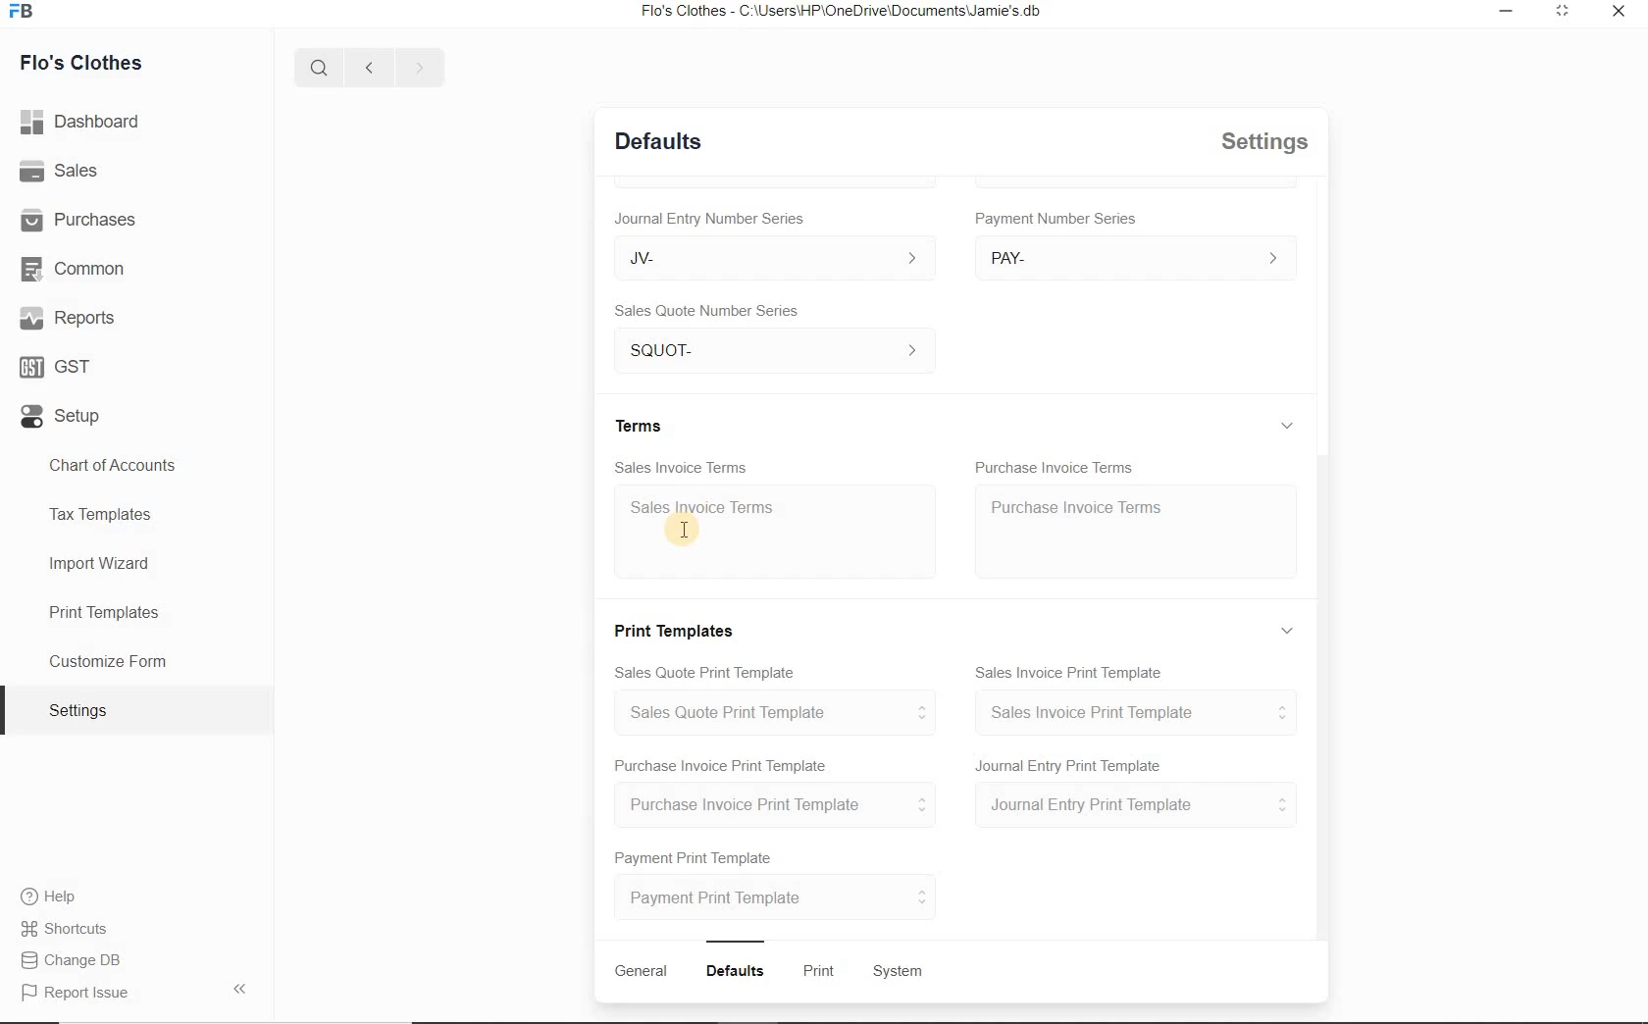 The width and height of the screenshot is (1648, 1024). Describe the element at coordinates (1560, 12) in the screenshot. I see `Expand` at that location.